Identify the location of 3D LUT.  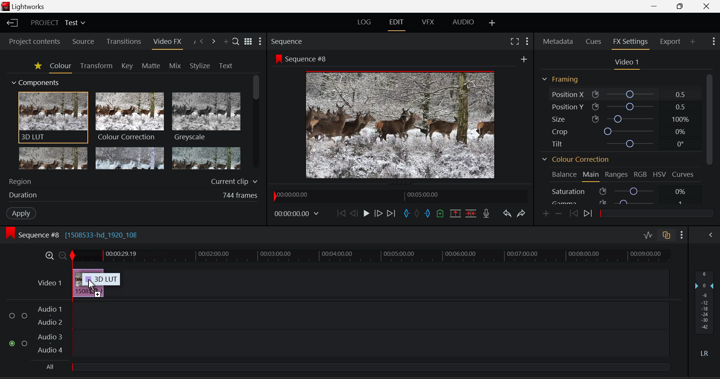
(52, 118).